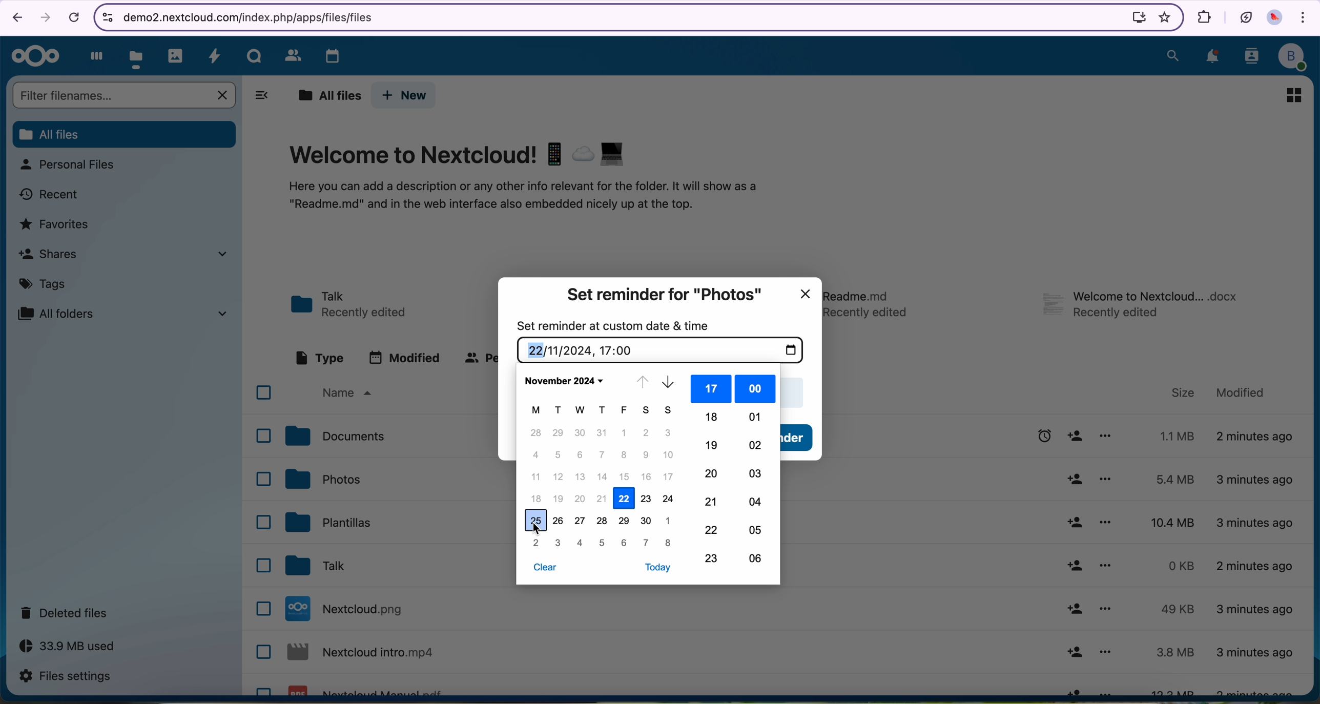 This screenshot has width=1320, height=704. Describe the element at coordinates (540, 530) in the screenshot. I see `cursor` at that location.